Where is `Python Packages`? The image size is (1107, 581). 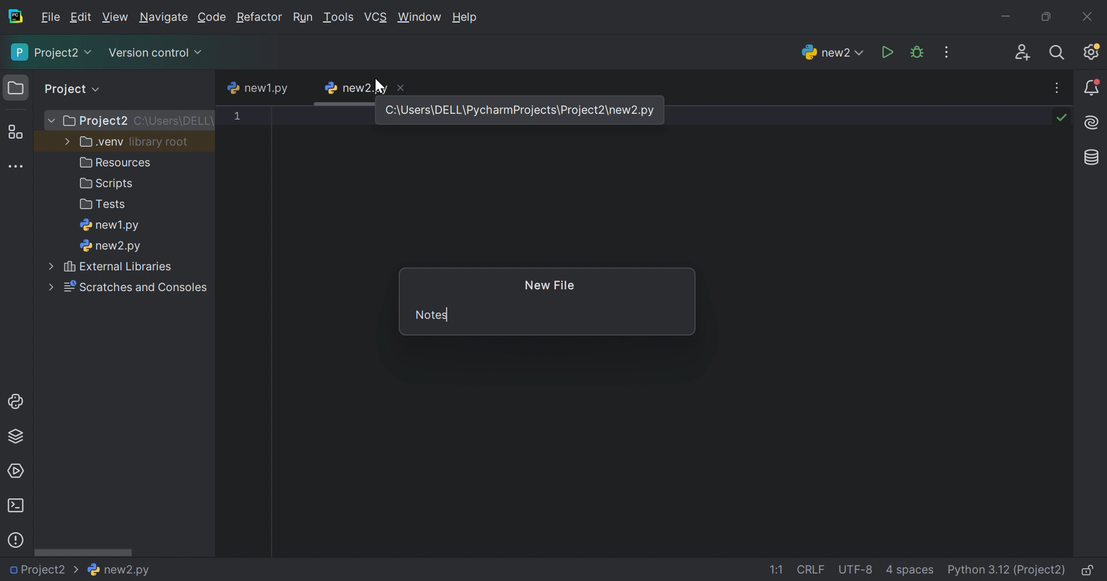
Python Packages is located at coordinates (20, 438).